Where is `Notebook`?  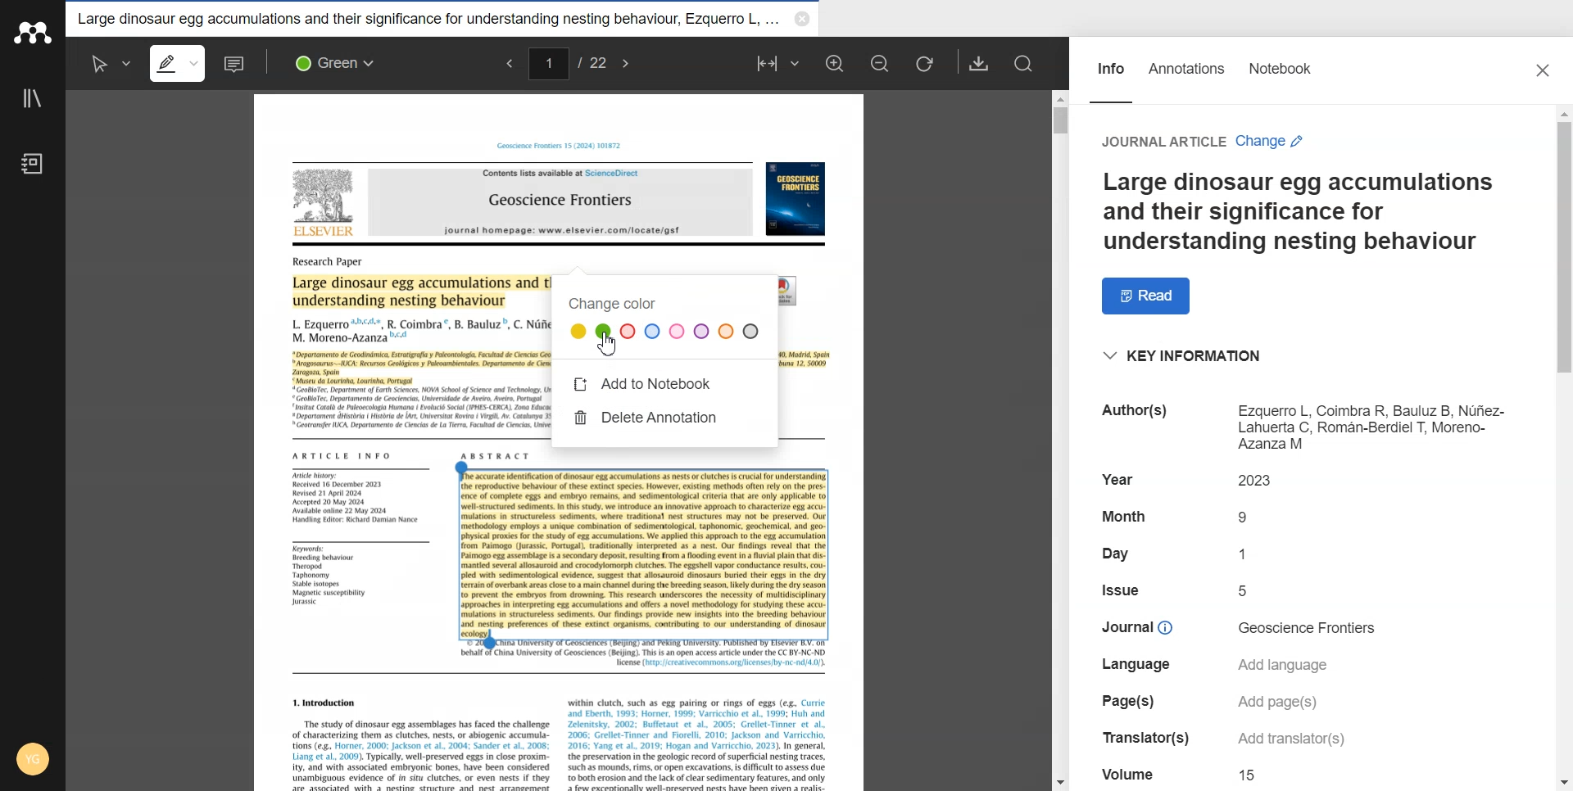 Notebook is located at coordinates (1281, 78).